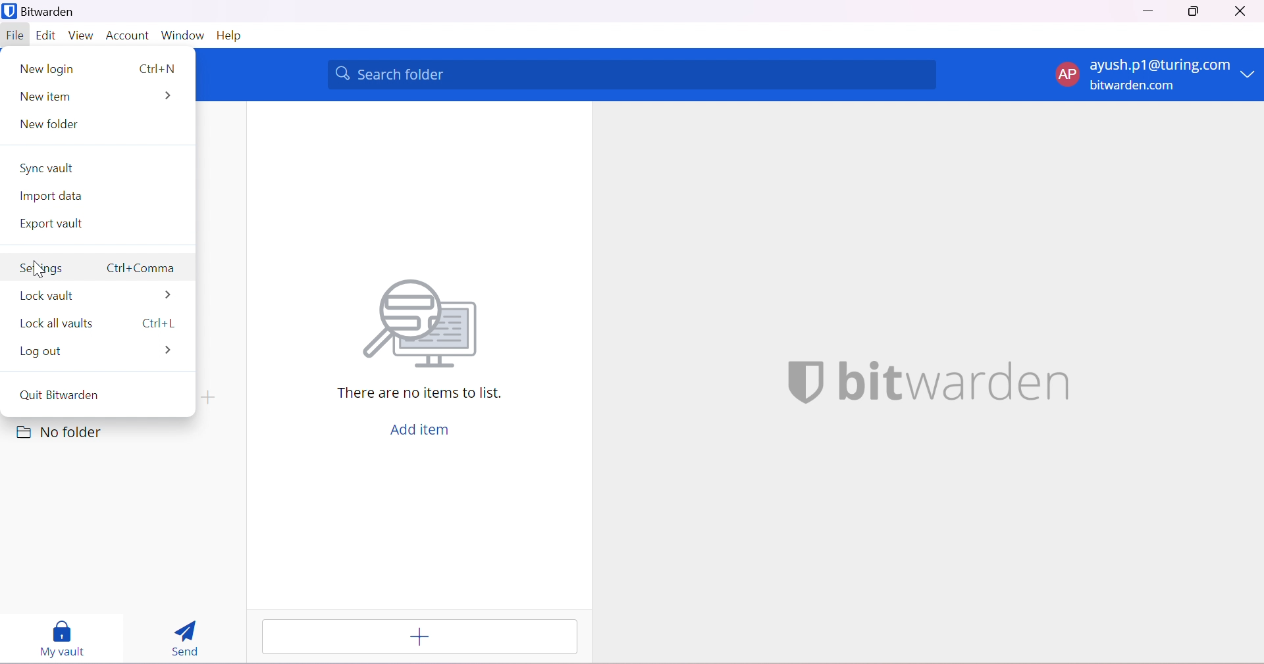 Image resolution: width=1264 pixels, height=664 pixels. Describe the element at coordinates (140, 268) in the screenshot. I see `Ctrl+Comma` at that location.